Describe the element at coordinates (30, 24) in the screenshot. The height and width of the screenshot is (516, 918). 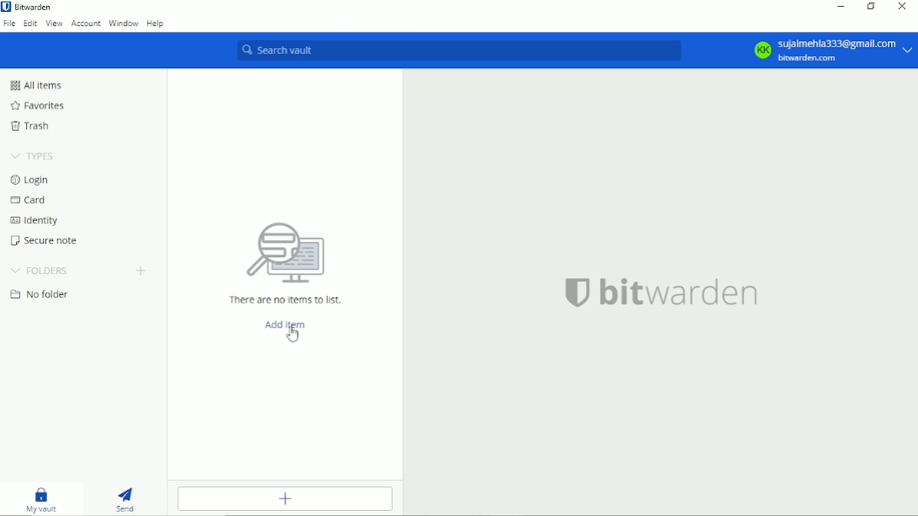
I see `Edit` at that location.